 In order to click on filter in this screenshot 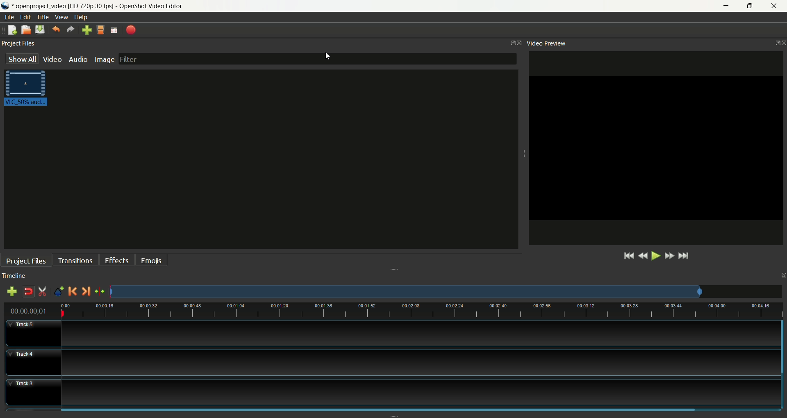, I will do `click(316, 59)`.